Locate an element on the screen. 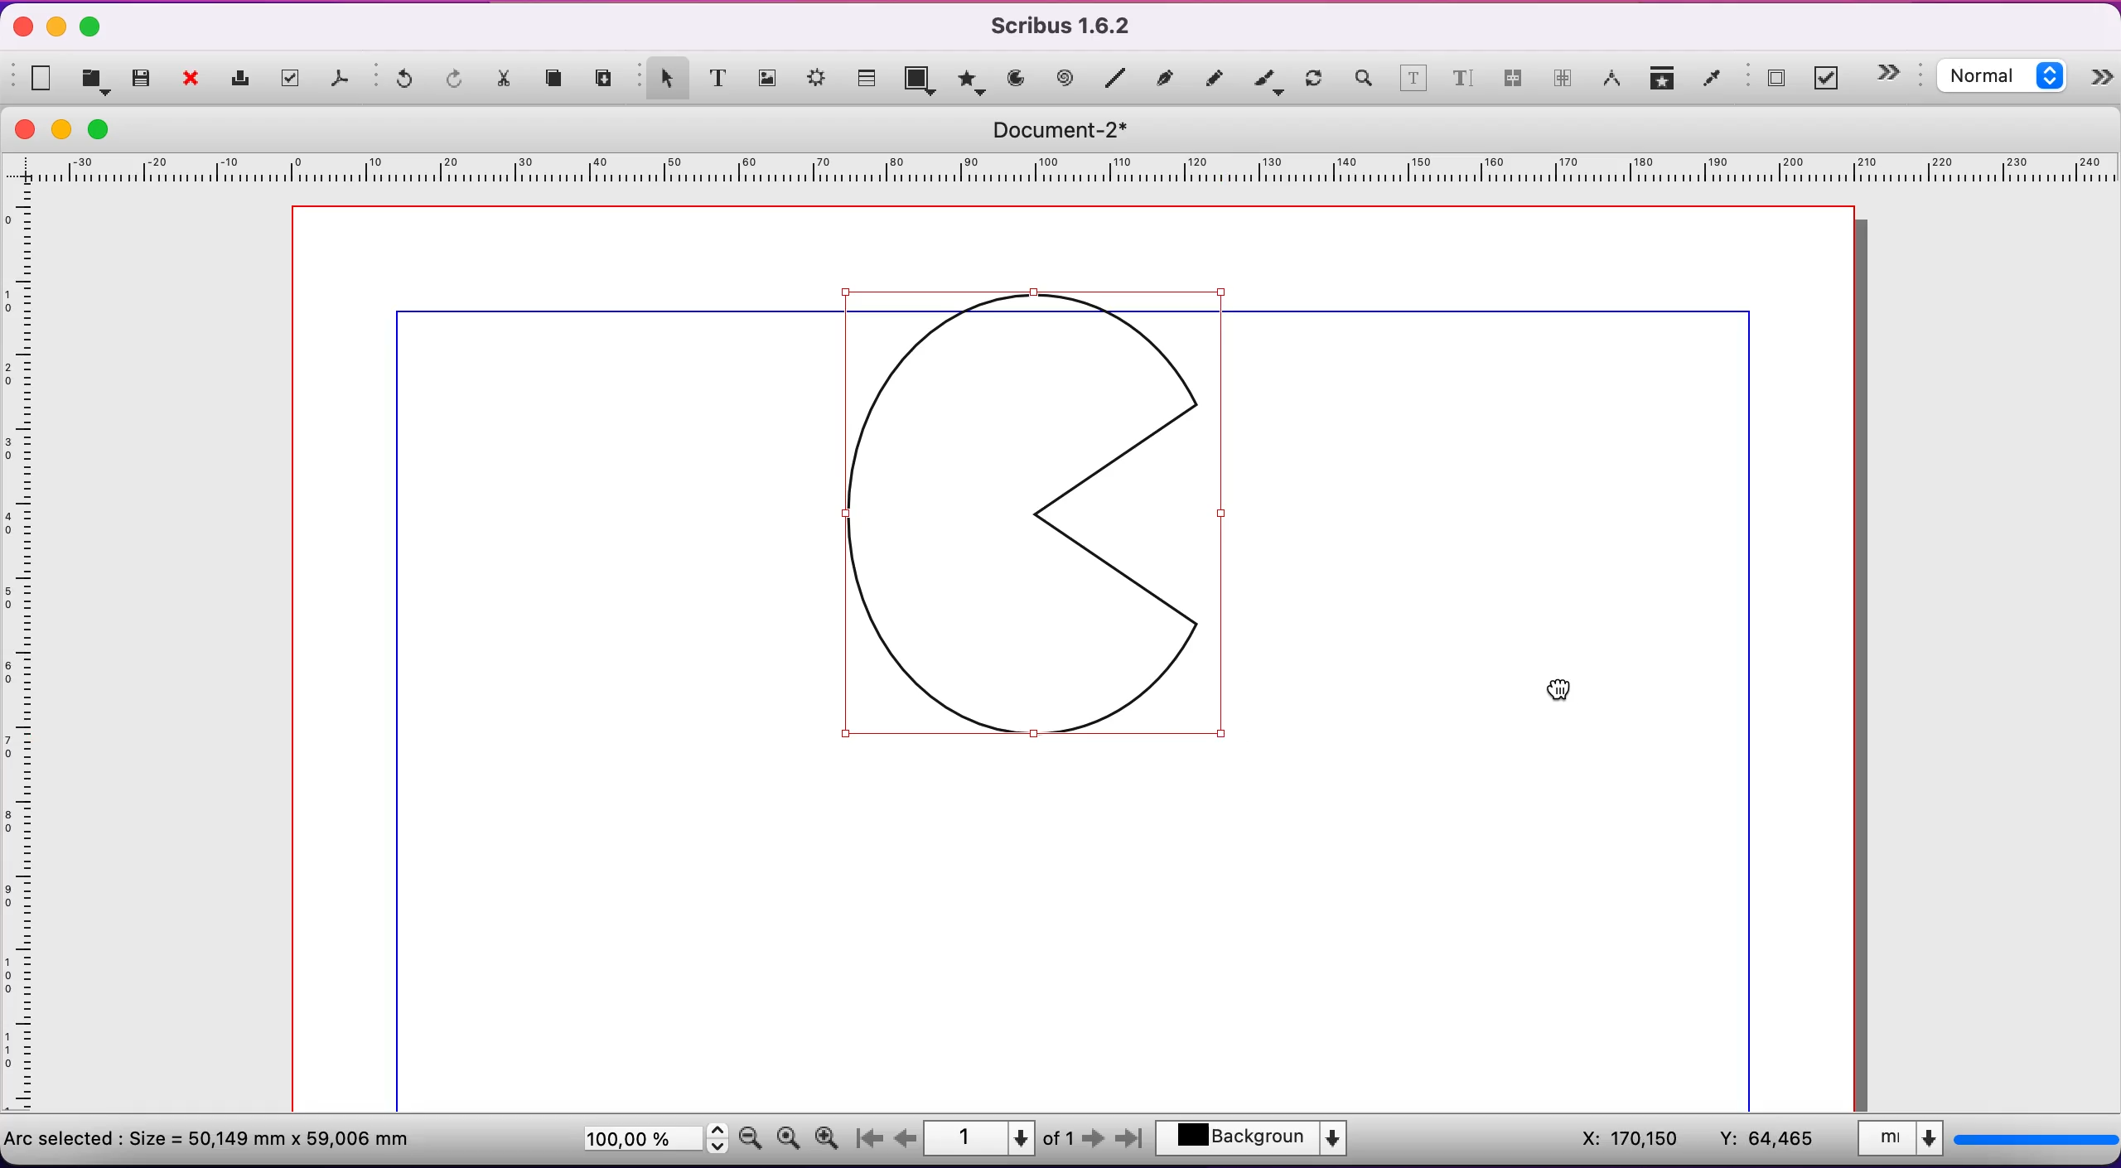 Image resolution: width=2121 pixels, height=1168 pixels. maximize is located at coordinates (109, 128).